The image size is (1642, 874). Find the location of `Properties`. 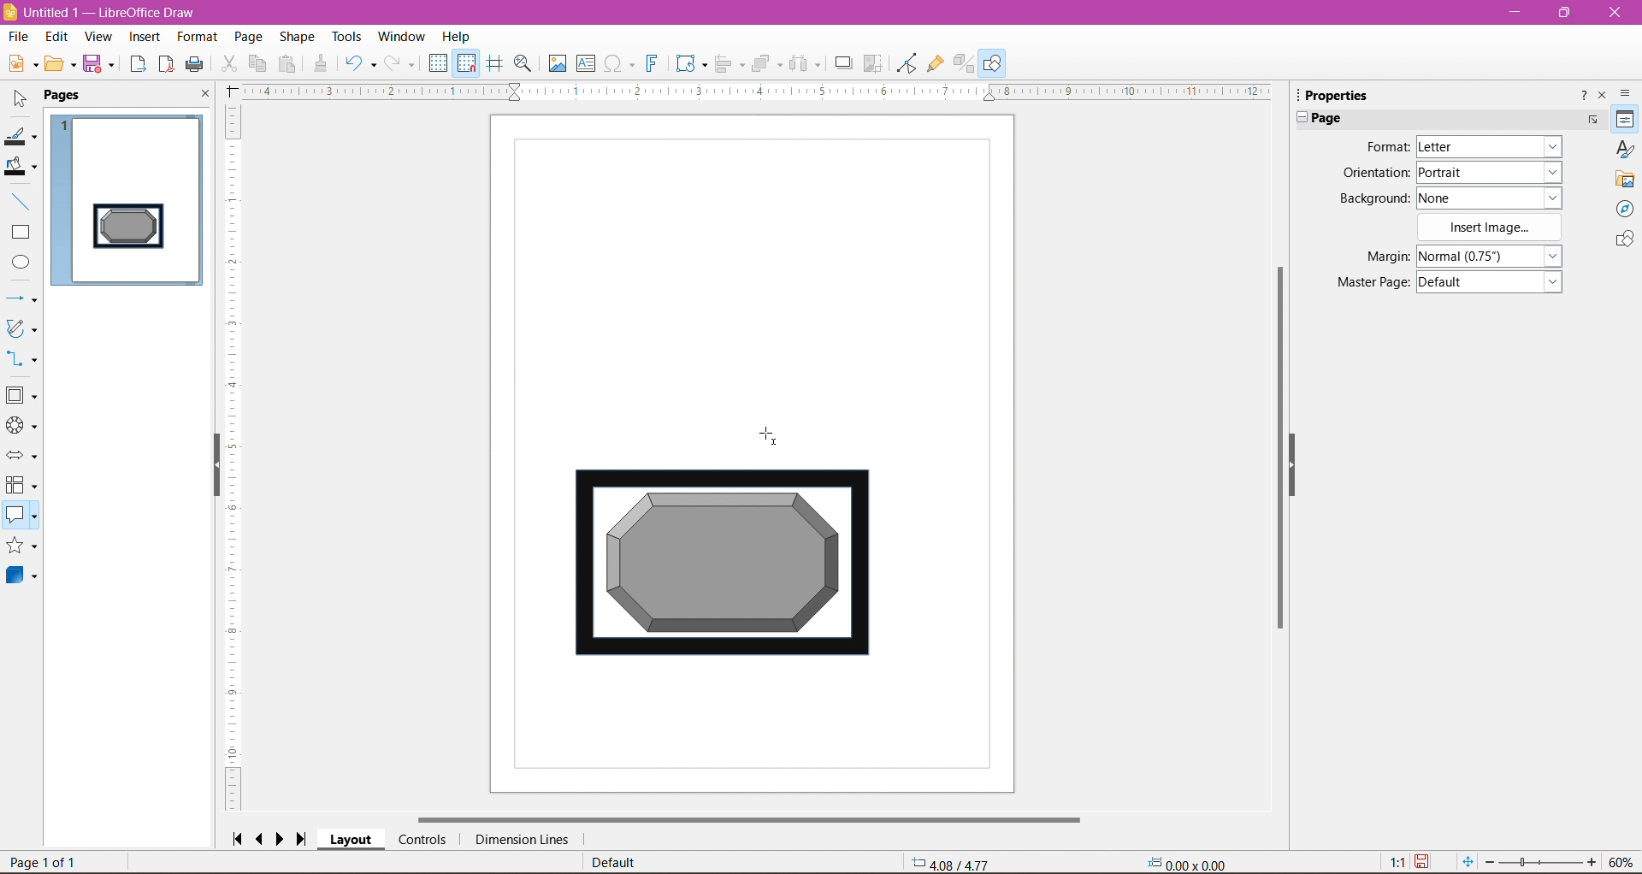

Properties is located at coordinates (1344, 94).